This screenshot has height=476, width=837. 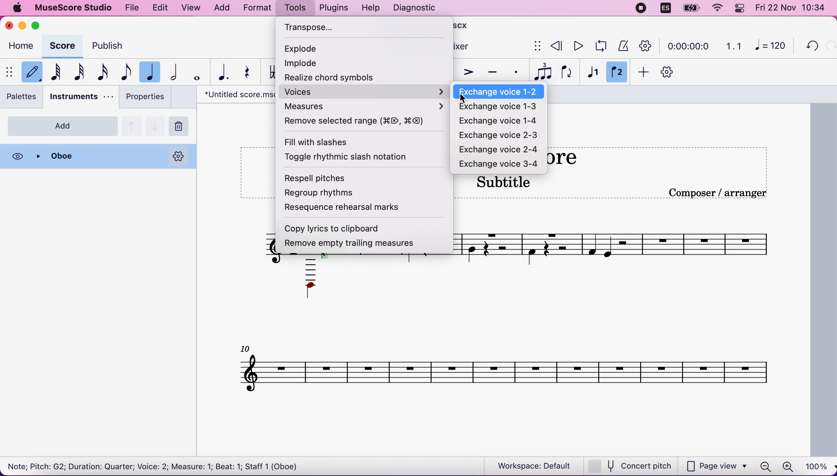 What do you see at coordinates (690, 8) in the screenshot?
I see `battery` at bounding box center [690, 8].